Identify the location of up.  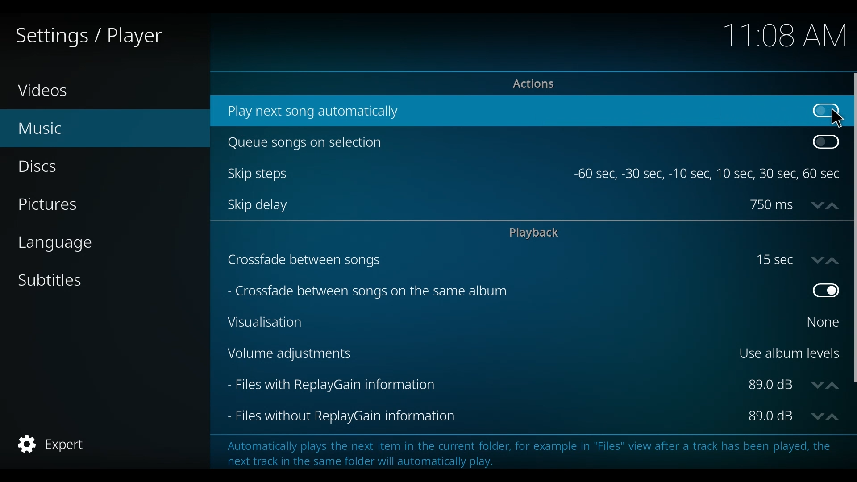
(834, 204).